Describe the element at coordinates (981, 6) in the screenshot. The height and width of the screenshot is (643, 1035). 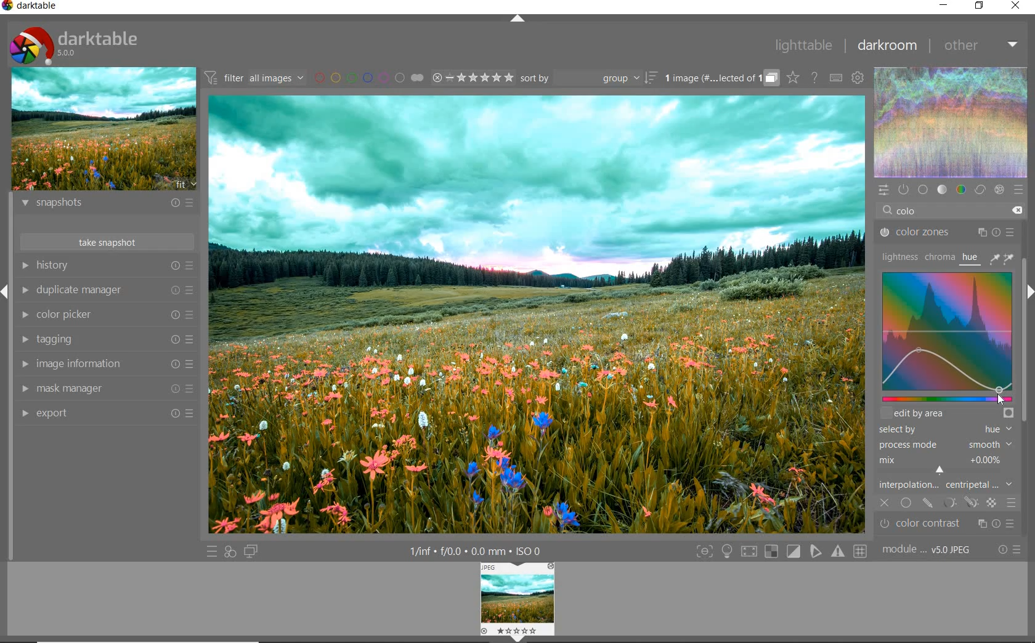
I see `restore` at that location.